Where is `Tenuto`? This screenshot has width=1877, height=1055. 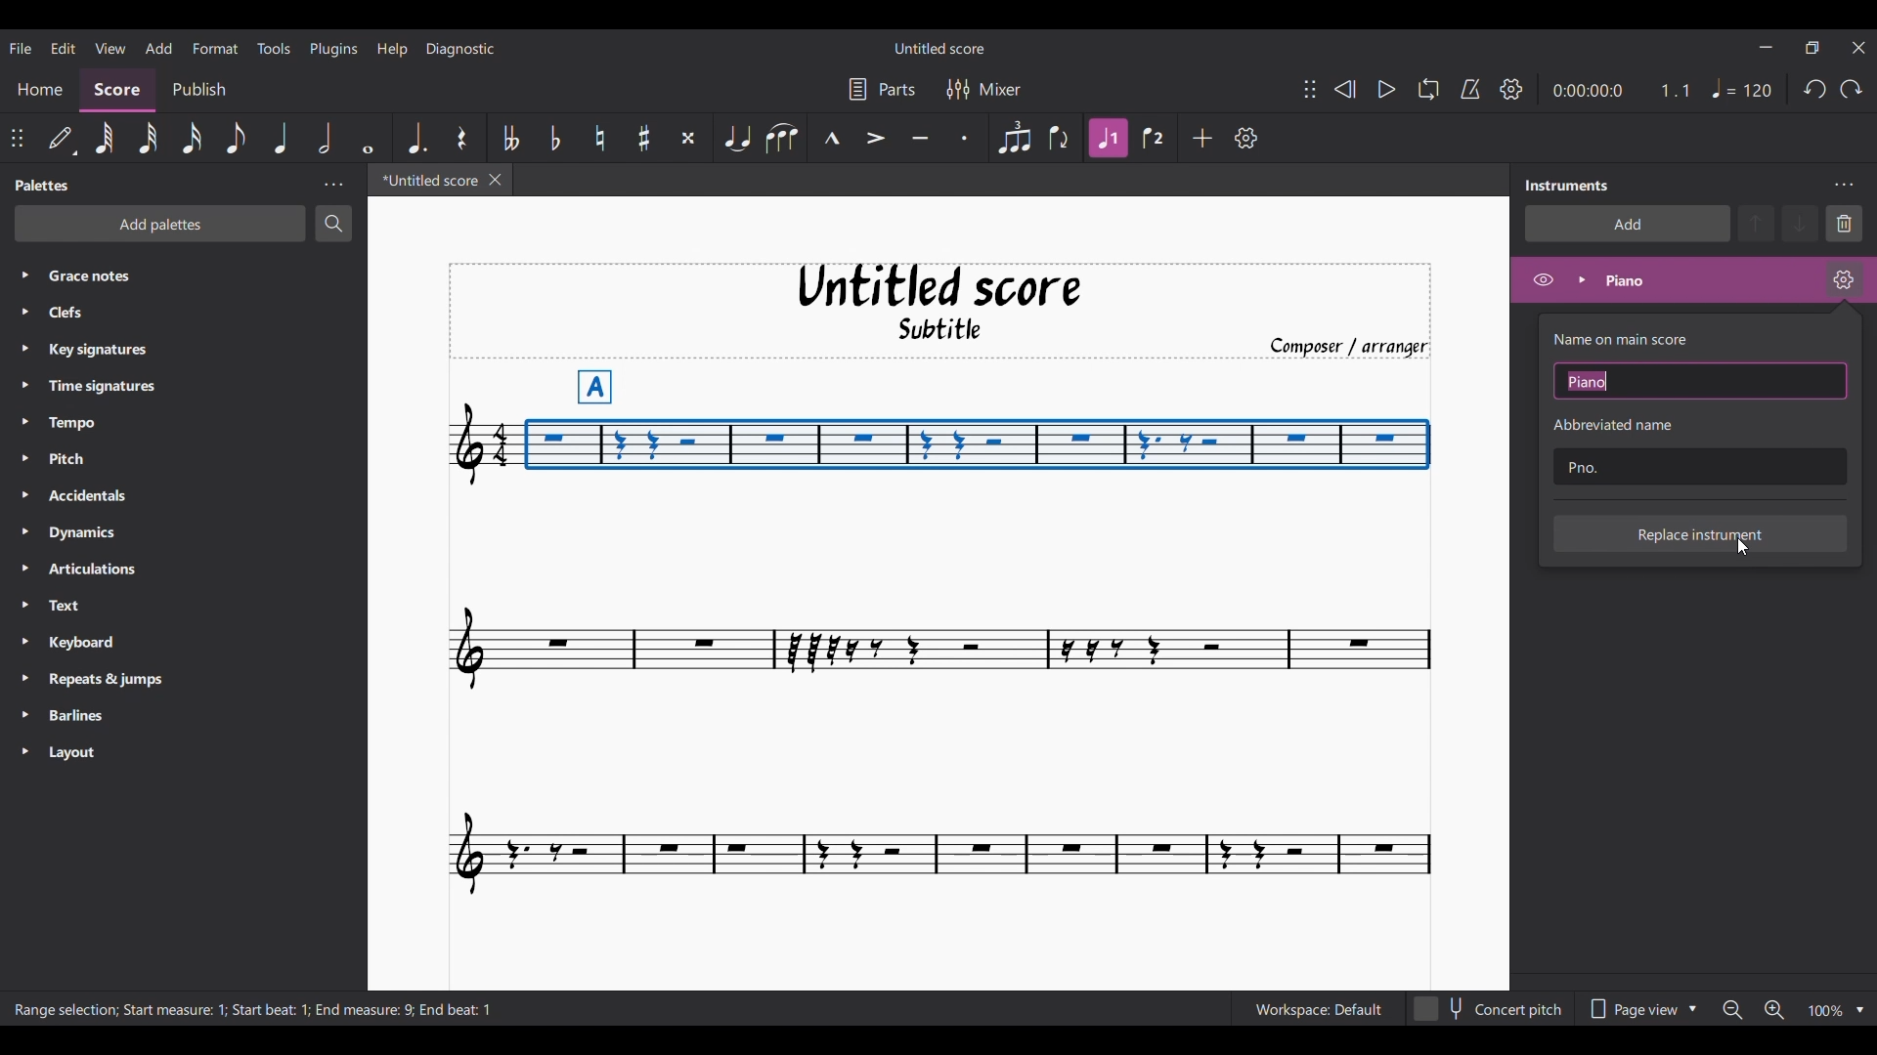 Tenuto is located at coordinates (920, 137).